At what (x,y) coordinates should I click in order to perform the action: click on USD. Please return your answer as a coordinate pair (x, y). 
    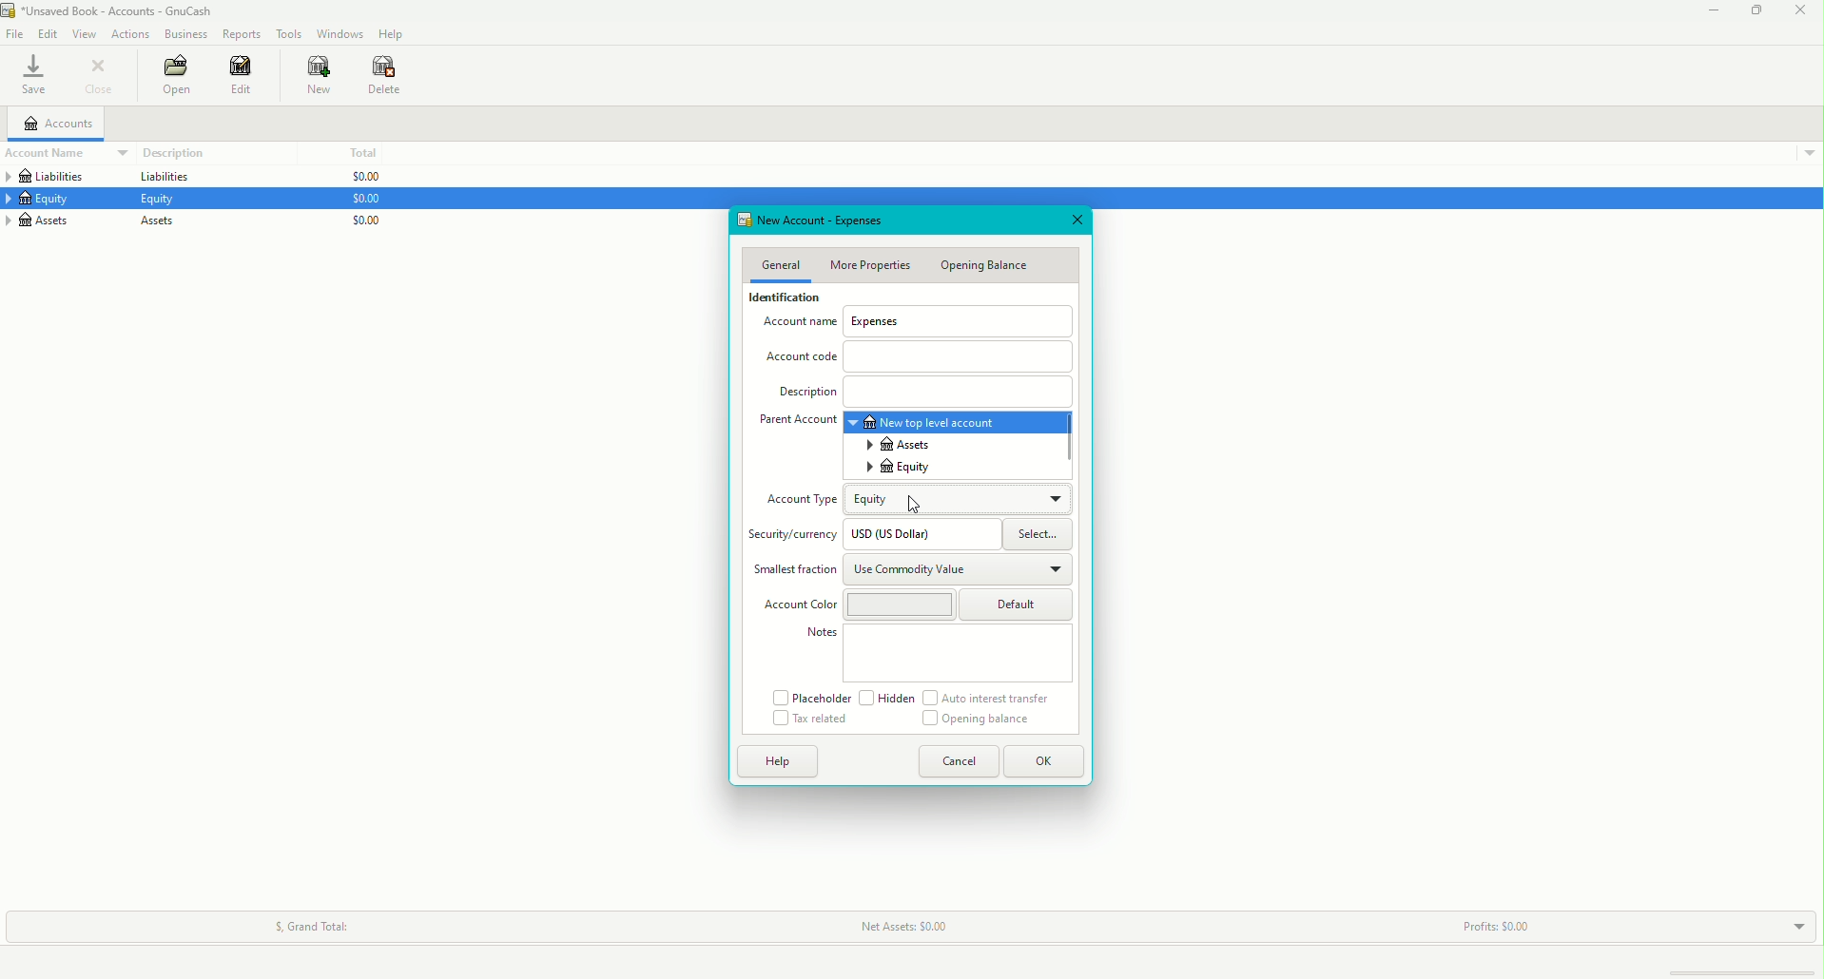
    Looking at the image, I should click on (916, 532).